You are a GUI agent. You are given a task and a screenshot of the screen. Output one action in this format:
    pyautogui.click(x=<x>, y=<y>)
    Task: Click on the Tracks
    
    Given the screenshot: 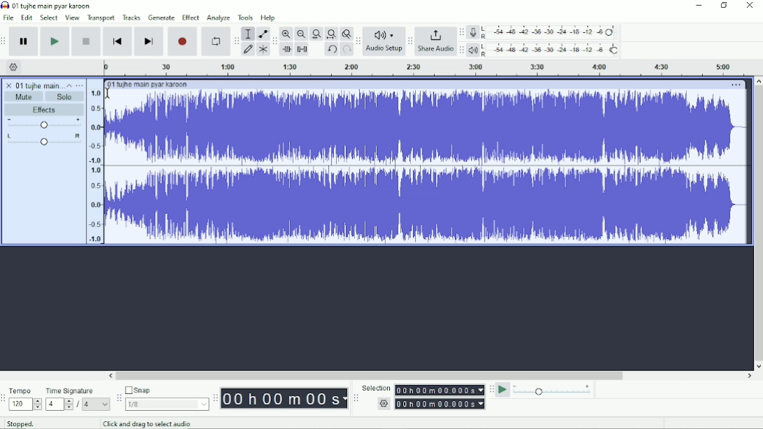 What is the action you would take?
    pyautogui.click(x=131, y=17)
    